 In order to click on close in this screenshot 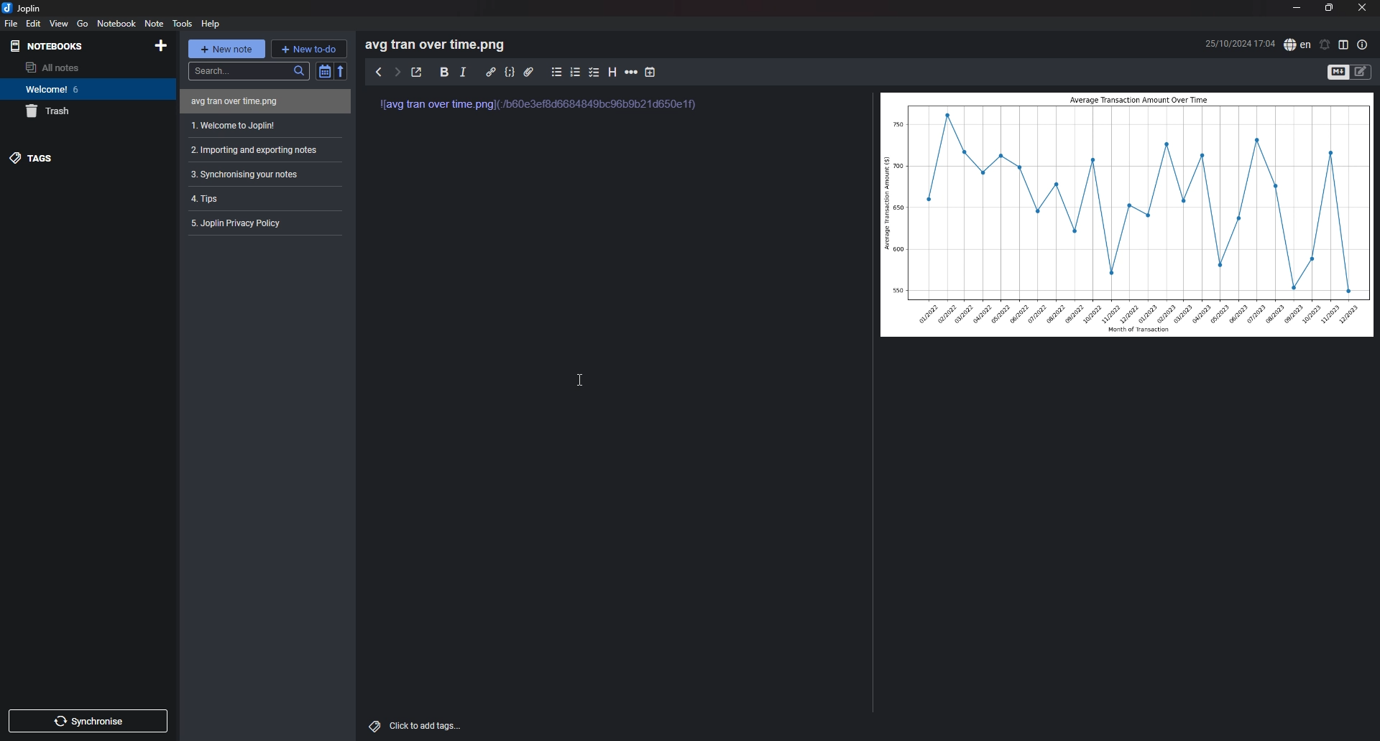, I will do `click(1363, 8)`.